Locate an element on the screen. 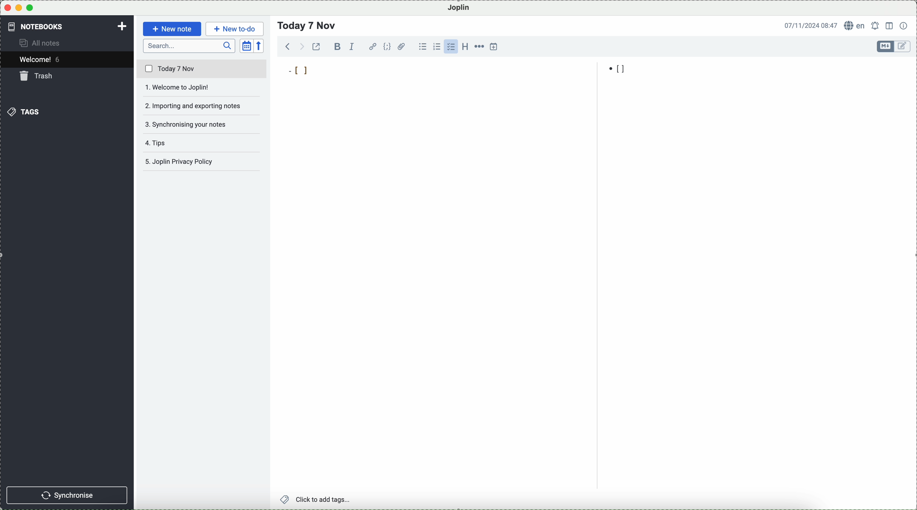  Joplin privacy policy is located at coordinates (199, 161).